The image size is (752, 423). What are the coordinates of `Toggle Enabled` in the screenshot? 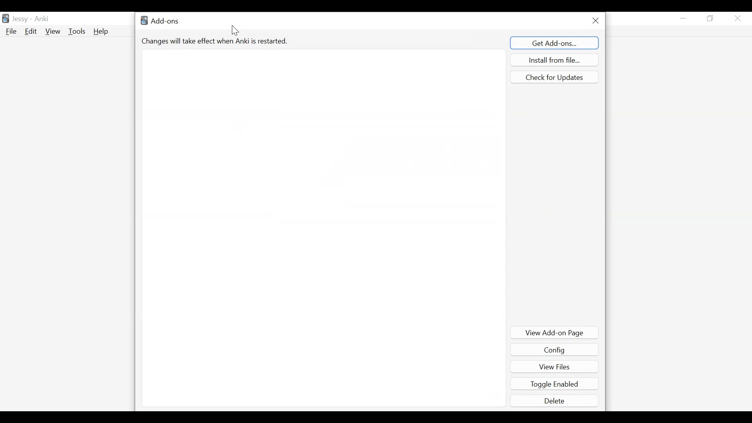 It's located at (555, 384).